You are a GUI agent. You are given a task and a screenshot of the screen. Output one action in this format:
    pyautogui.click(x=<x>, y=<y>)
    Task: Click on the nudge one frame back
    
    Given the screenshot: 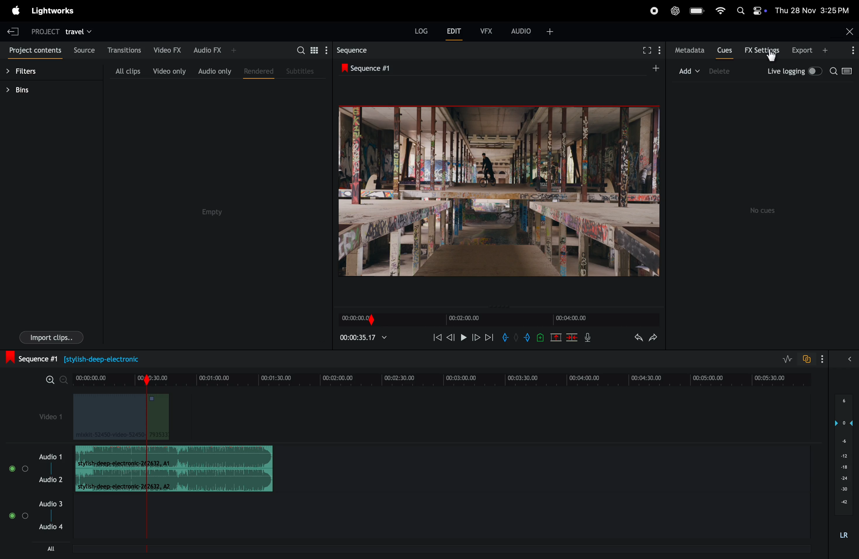 What is the action you would take?
    pyautogui.click(x=451, y=339)
    